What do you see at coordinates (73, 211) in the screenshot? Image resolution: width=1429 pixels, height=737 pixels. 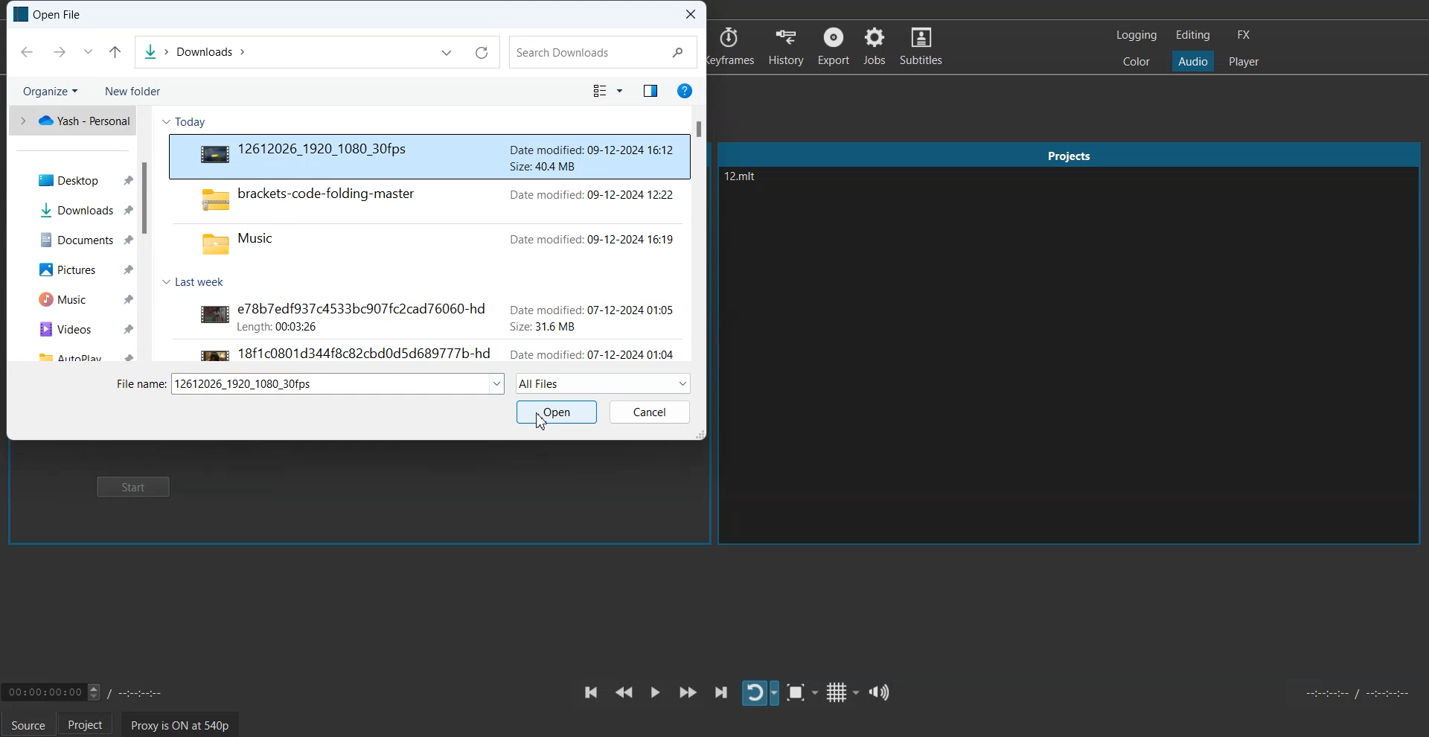 I see `Downloads` at bounding box center [73, 211].